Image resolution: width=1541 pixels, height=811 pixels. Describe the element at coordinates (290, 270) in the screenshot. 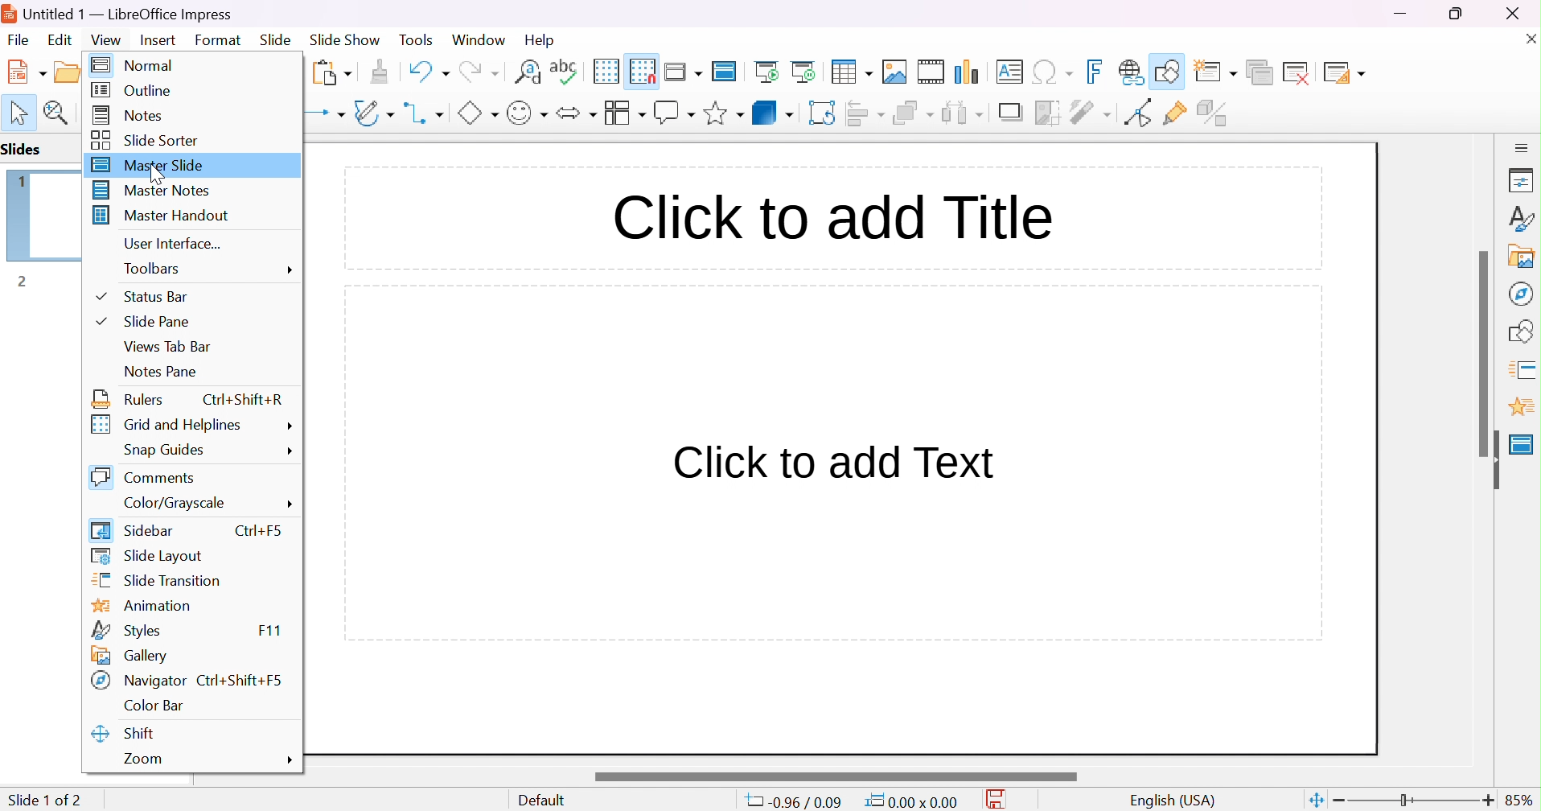

I see `more` at that location.